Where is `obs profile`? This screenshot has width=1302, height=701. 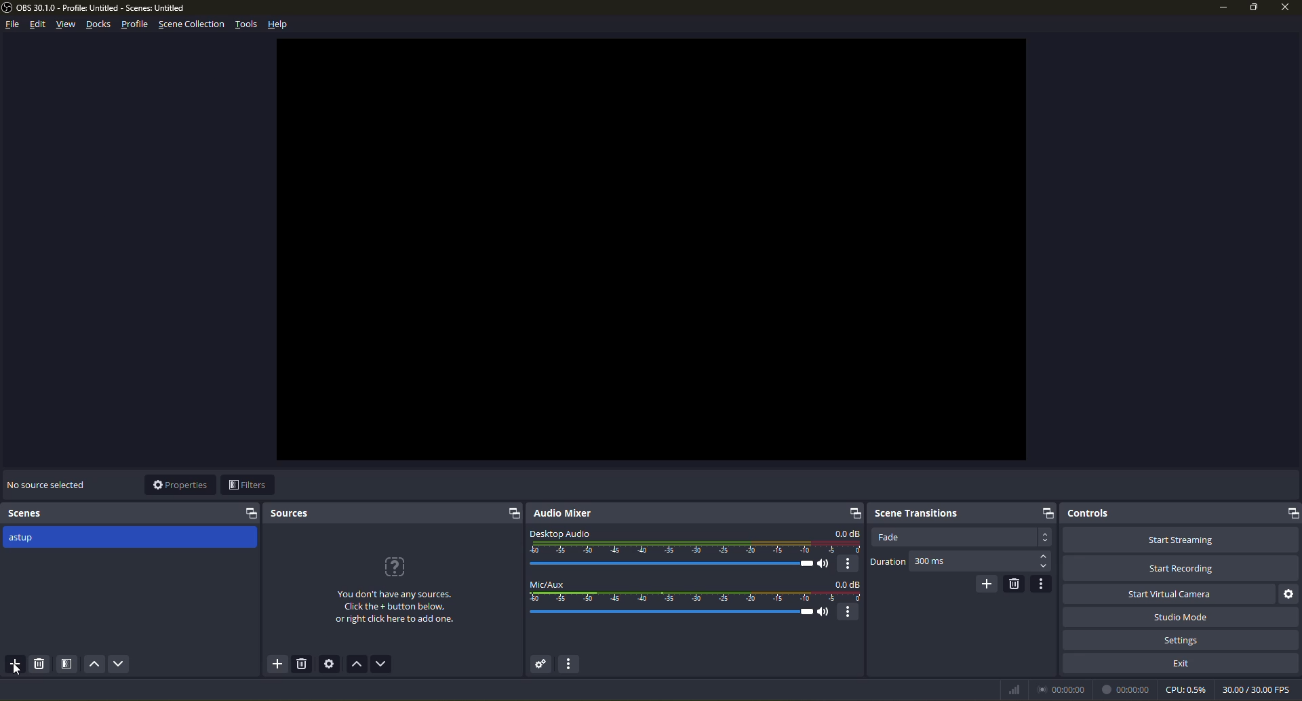
obs profile is located at coordinates (96, 7).